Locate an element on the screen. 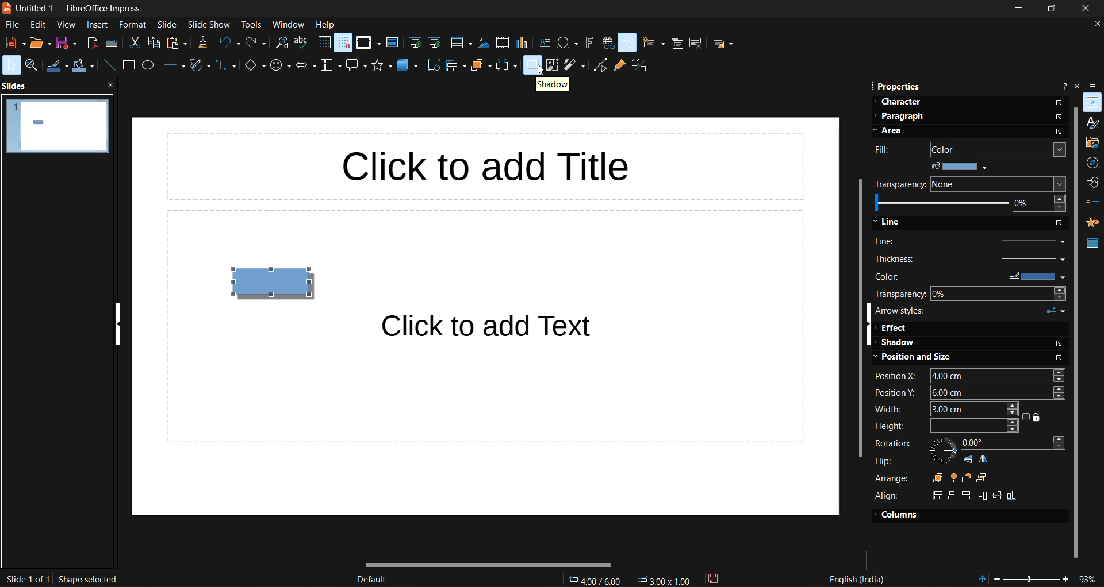  send to back is located at coordinates (987, 476).